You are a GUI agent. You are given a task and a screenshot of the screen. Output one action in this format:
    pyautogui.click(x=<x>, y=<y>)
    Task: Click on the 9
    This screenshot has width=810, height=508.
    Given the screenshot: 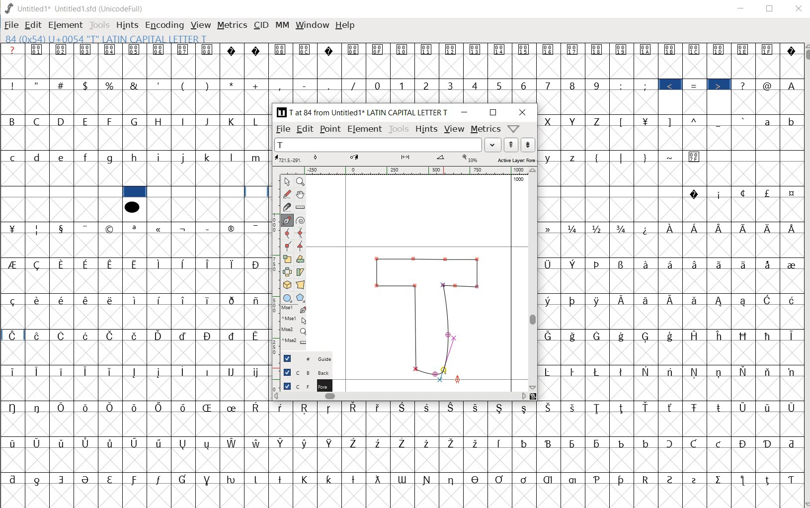 What is the action you would take?
    pyautogui.click(x=596, y=85)
    